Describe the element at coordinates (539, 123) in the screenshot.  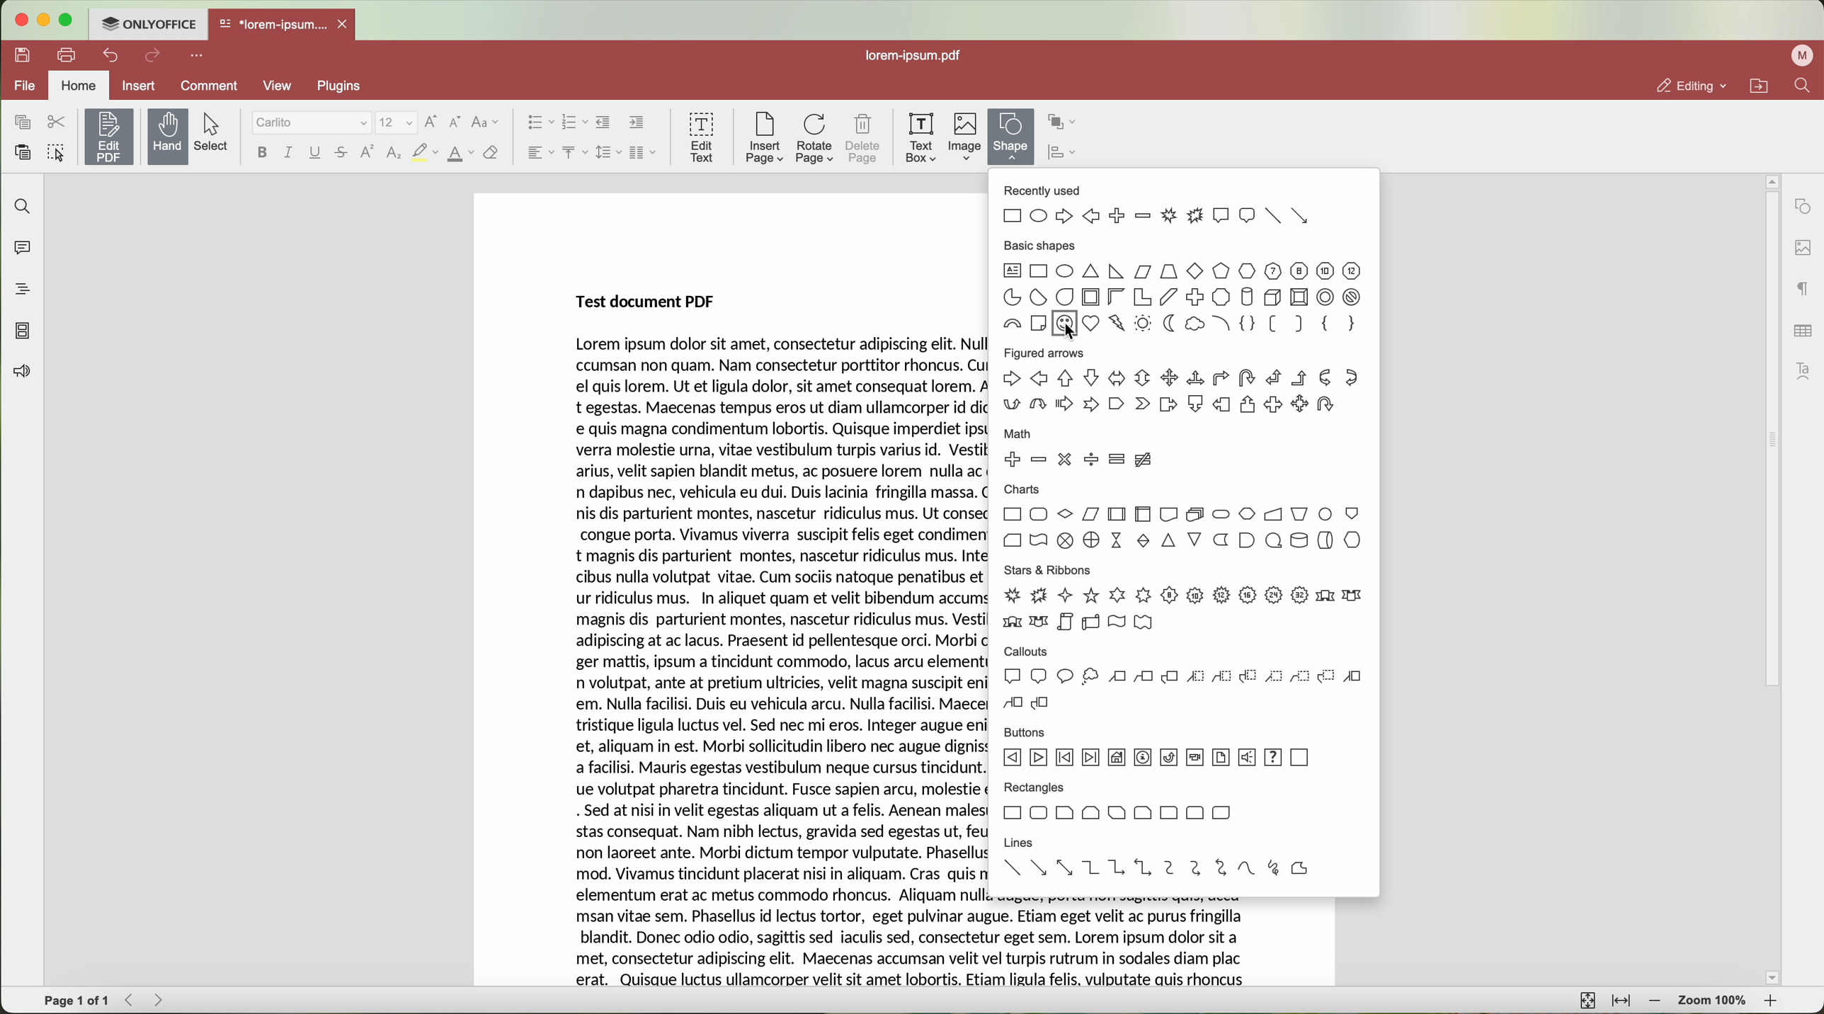
I see `bullets` at that location.